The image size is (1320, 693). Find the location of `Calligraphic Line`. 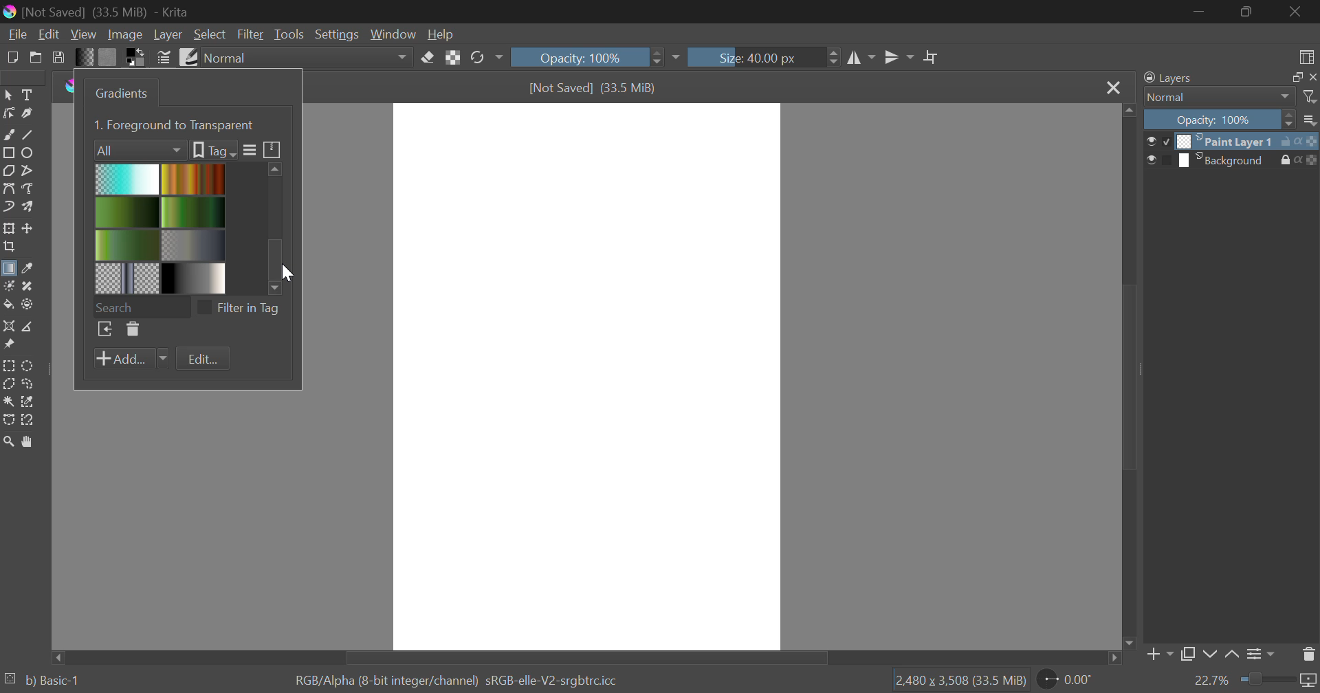

Calligraphic Line is located at coordinates (26, 113).